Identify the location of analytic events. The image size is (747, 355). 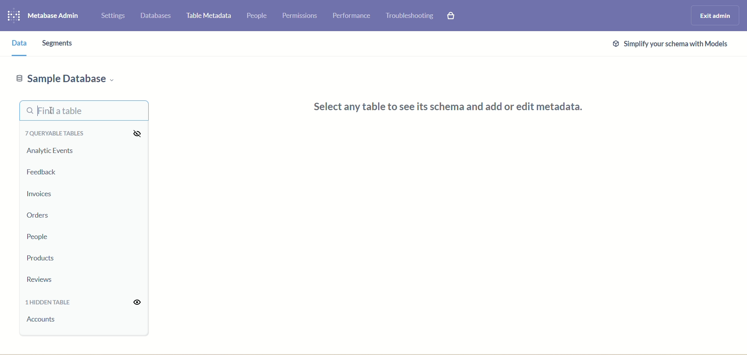
(49, 150).